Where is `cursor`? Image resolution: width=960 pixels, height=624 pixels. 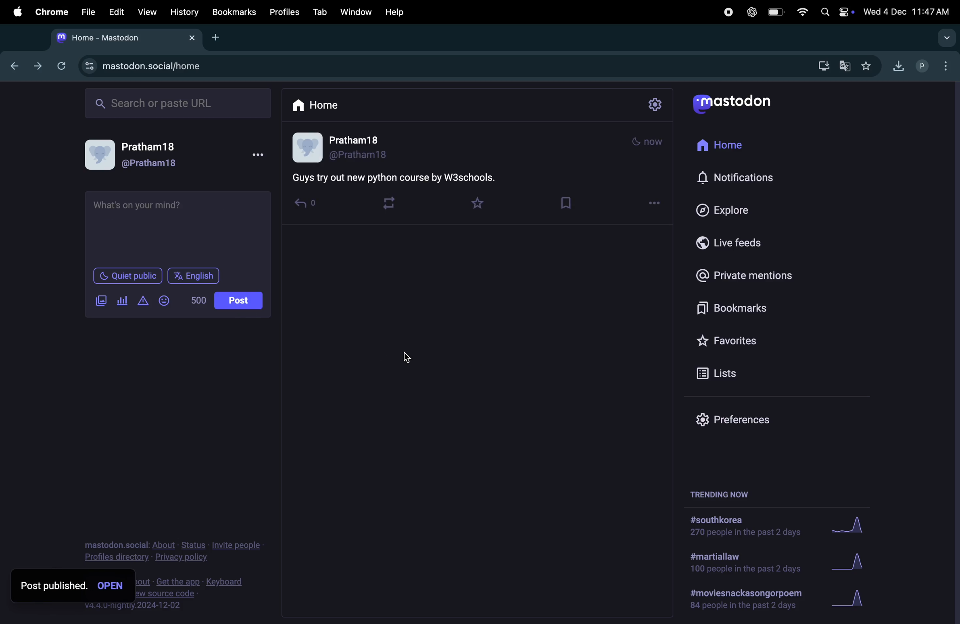
cursor is located at coordinates (410, 359).